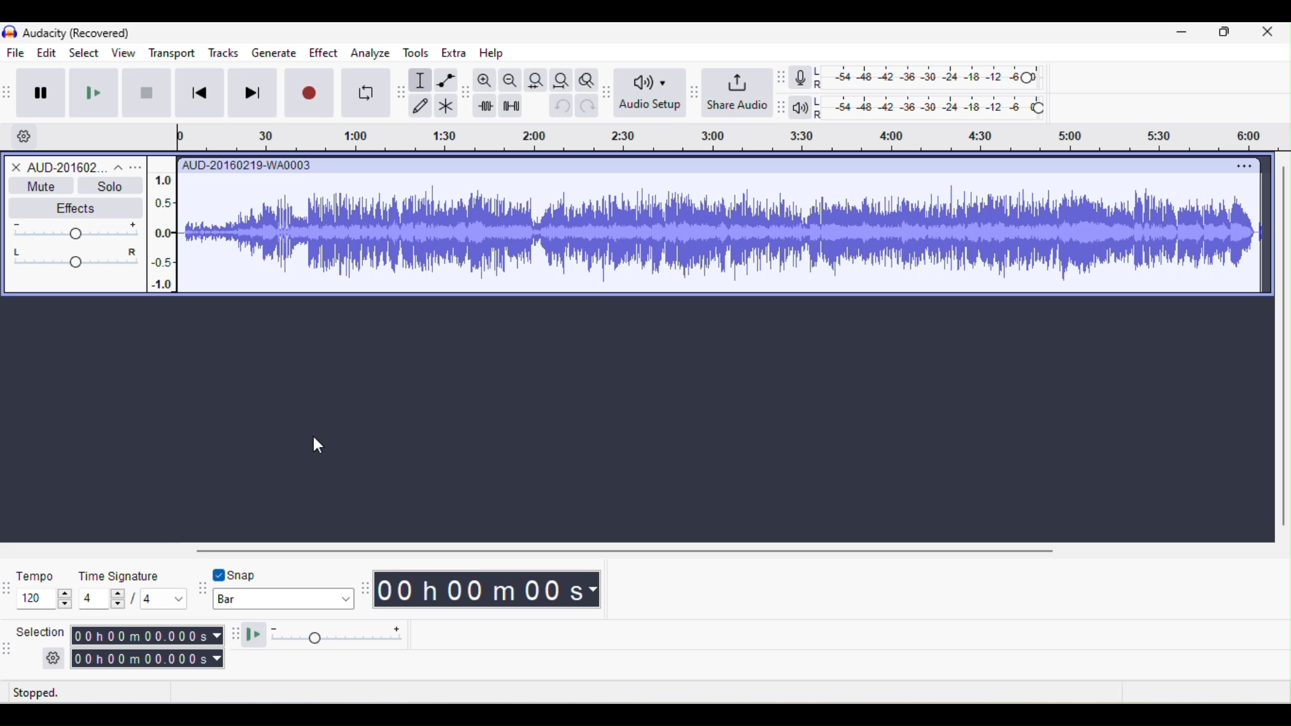 The height and width of the screenshot is (726, 1291). I want to click on record meter, so click(804, 77).